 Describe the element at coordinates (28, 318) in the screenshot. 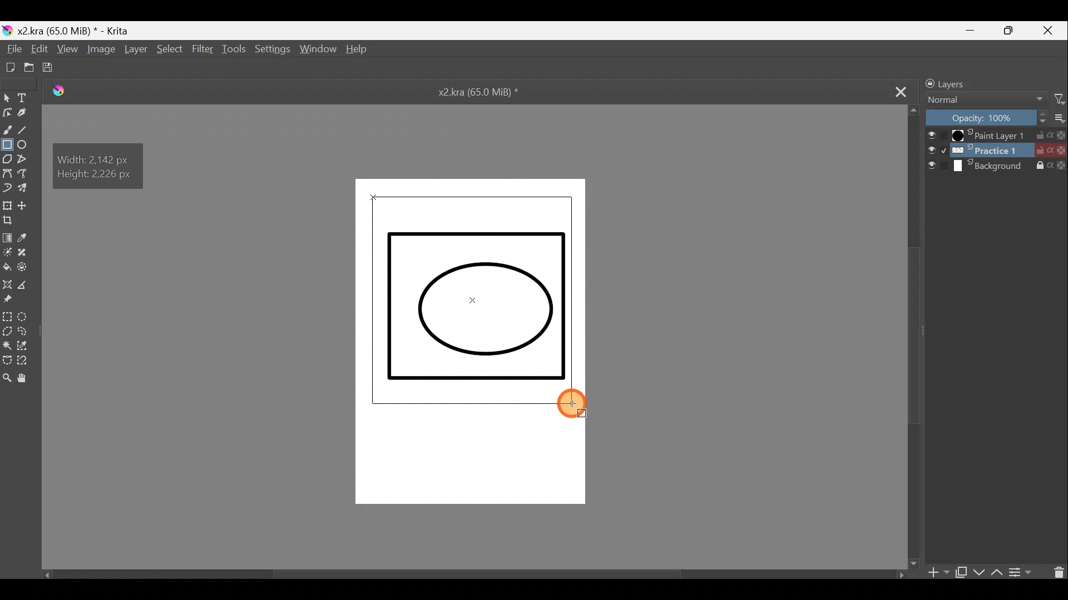

I see `Elliptical selection tool` at that location.